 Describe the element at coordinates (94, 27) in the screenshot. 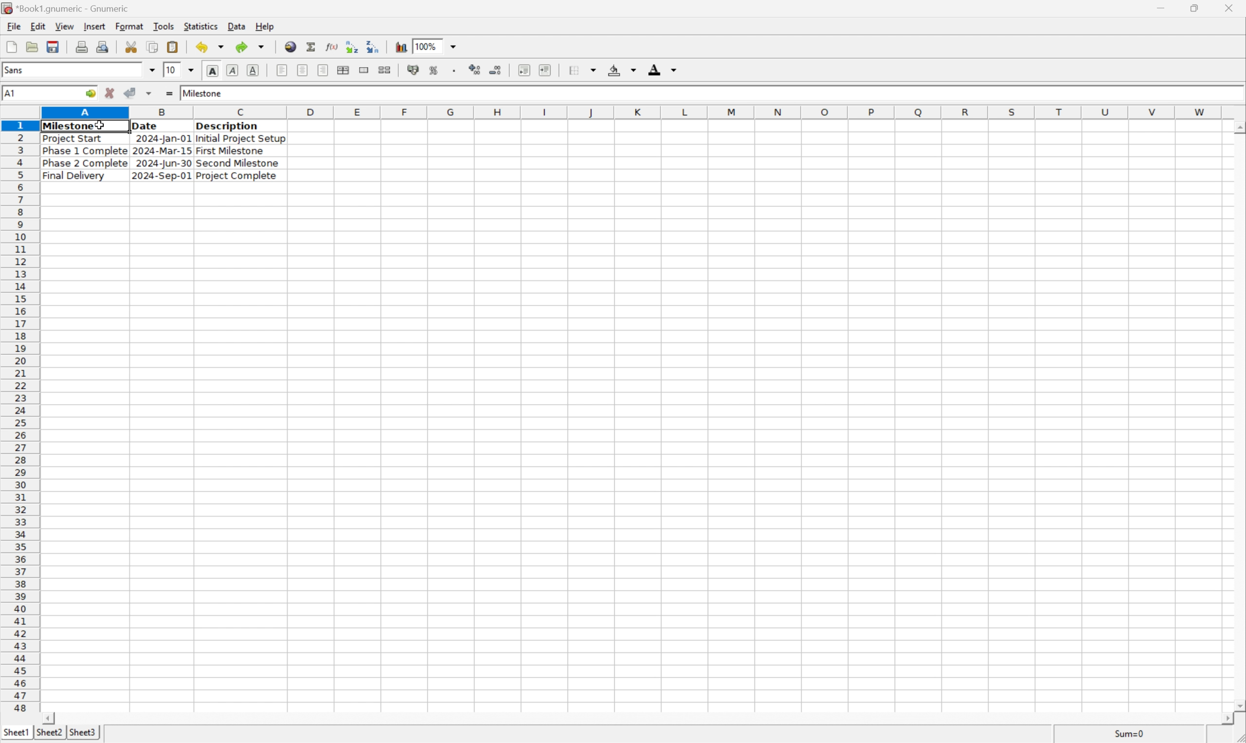

I see `insert` at that location.